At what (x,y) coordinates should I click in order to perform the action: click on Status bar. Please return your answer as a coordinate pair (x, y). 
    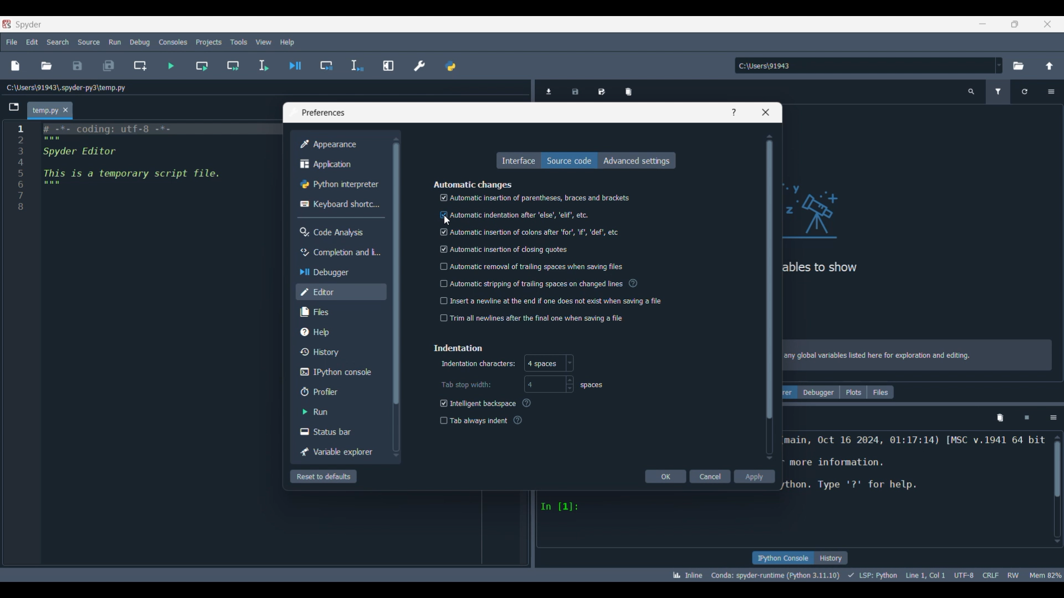
    Looking at the image, I should click on (339, 432).